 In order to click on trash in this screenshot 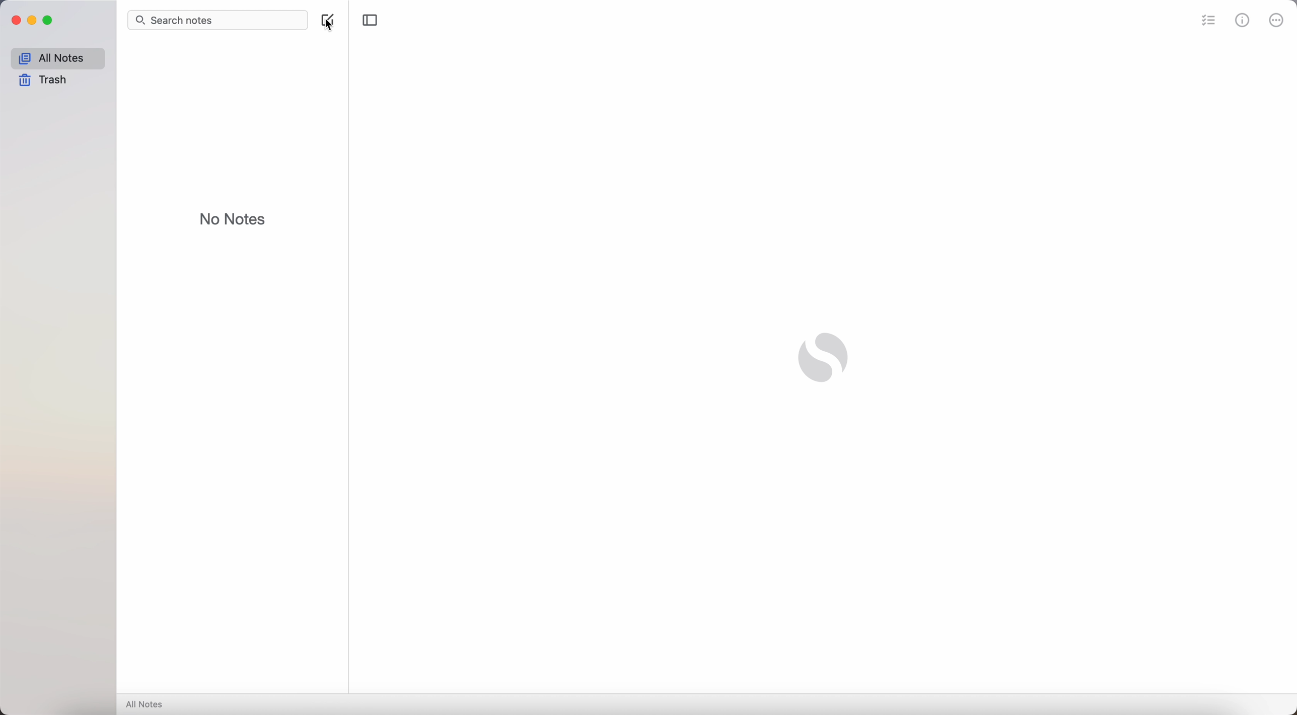, I will do `click(46, 80)`.